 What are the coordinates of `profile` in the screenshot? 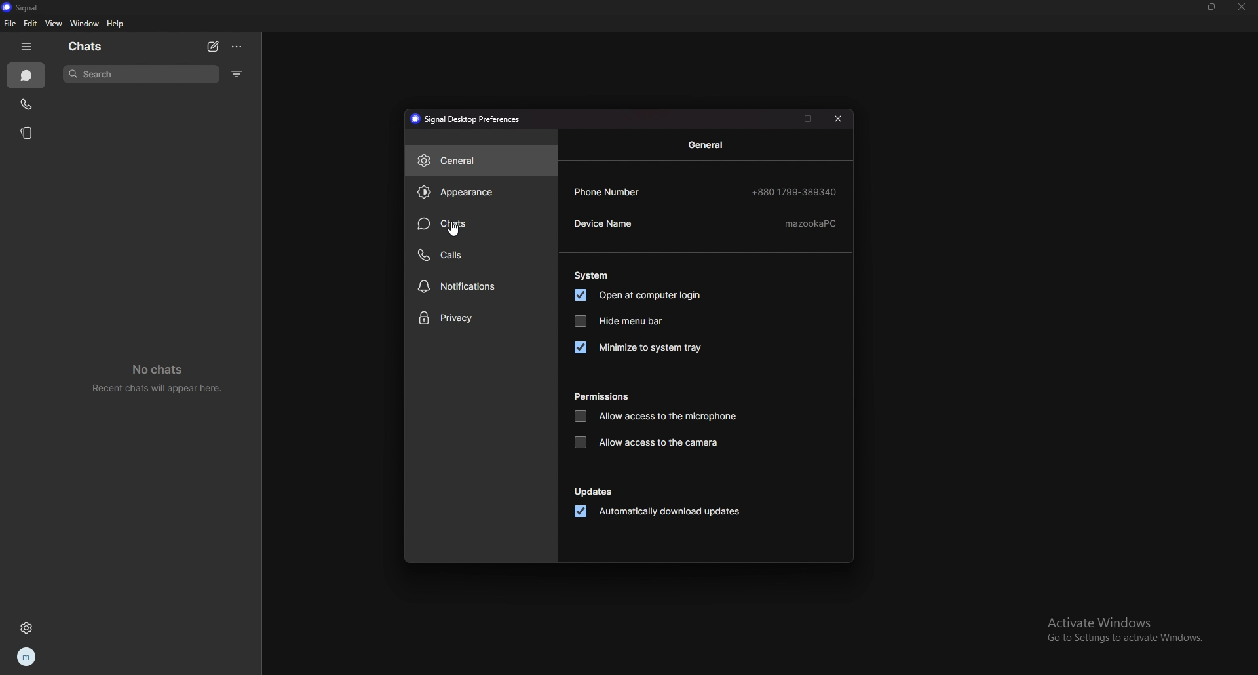 It's located at (28, 657).